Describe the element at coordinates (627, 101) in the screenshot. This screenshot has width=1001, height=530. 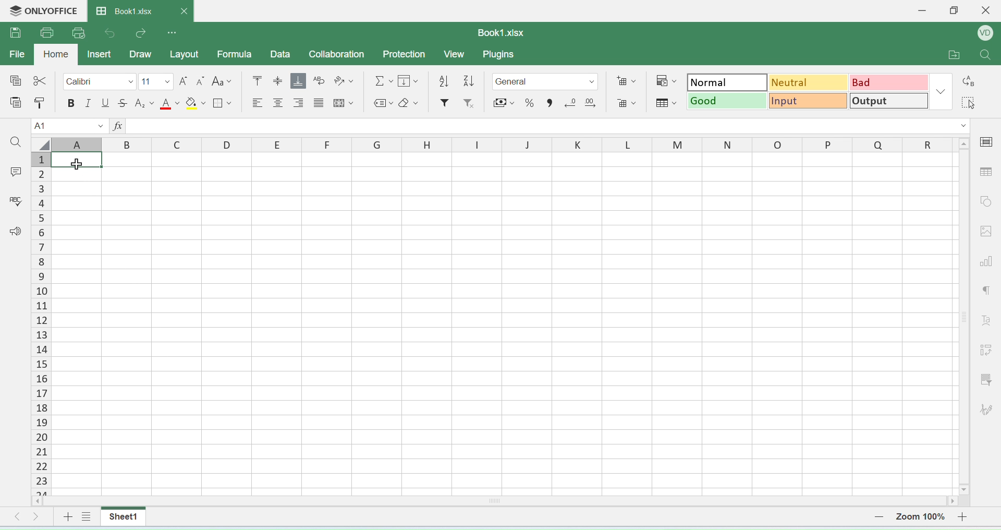
I see `remove cells` at that location.